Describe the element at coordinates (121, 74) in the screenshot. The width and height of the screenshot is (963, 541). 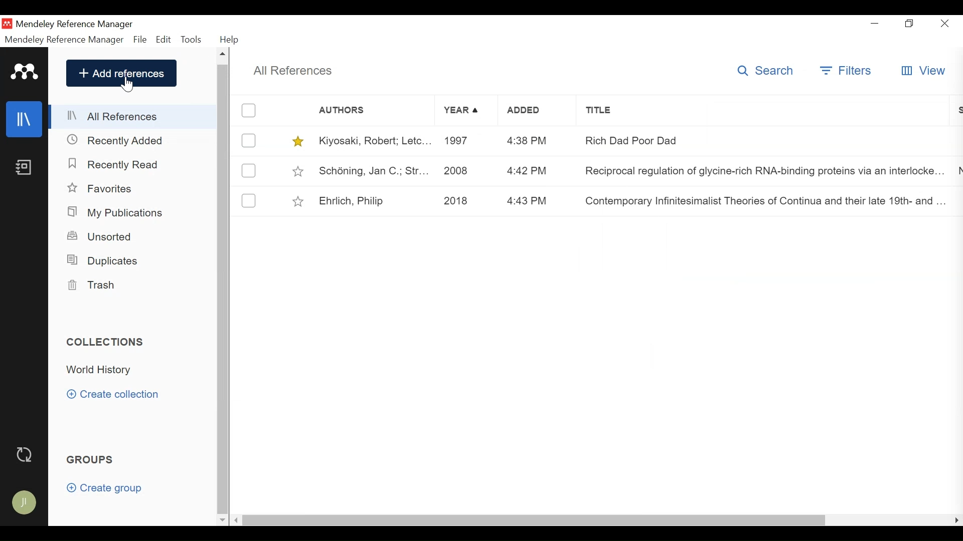
I see `Add References` at that location.